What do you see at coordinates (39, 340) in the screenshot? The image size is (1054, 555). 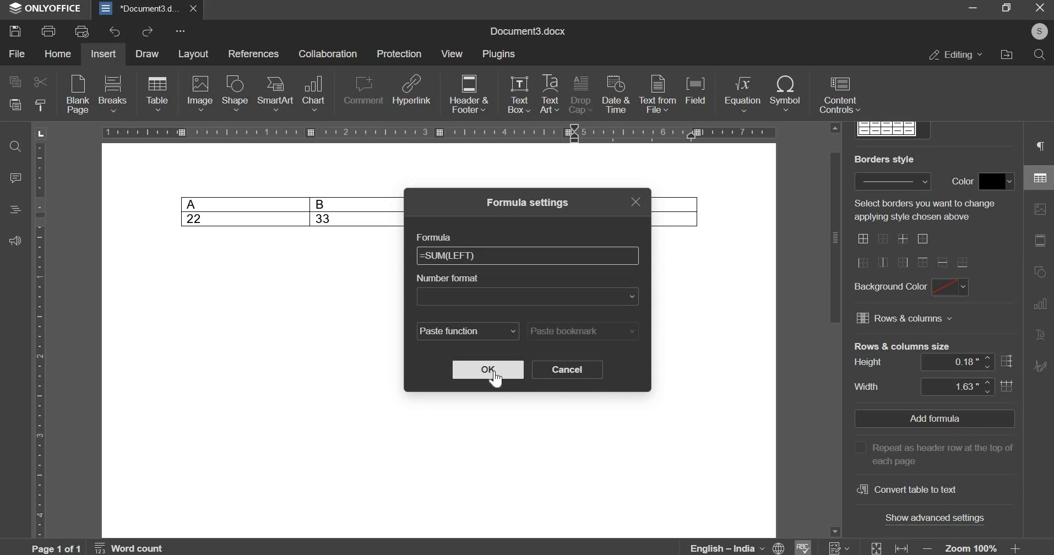 I see `Ruler` at bounding box center [39, 340].